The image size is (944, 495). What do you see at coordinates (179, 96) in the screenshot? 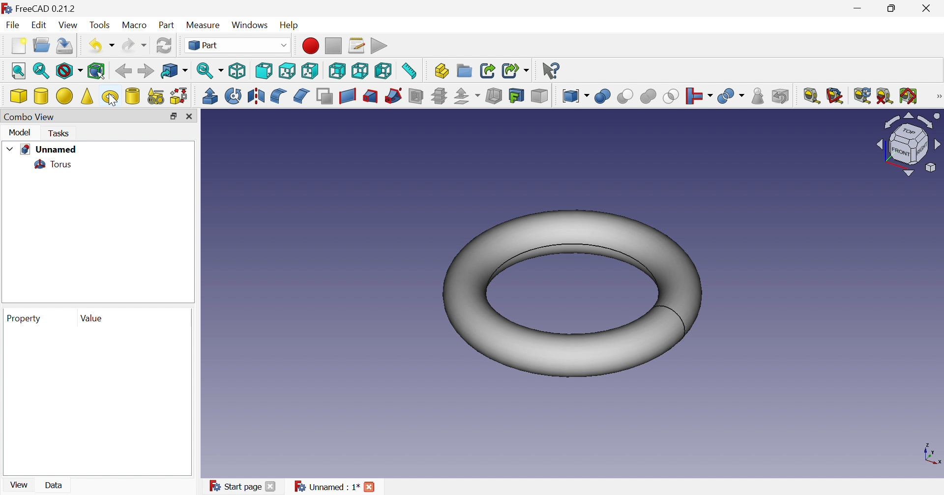
I see `Shape builder...` at bounding box center [179, 96].